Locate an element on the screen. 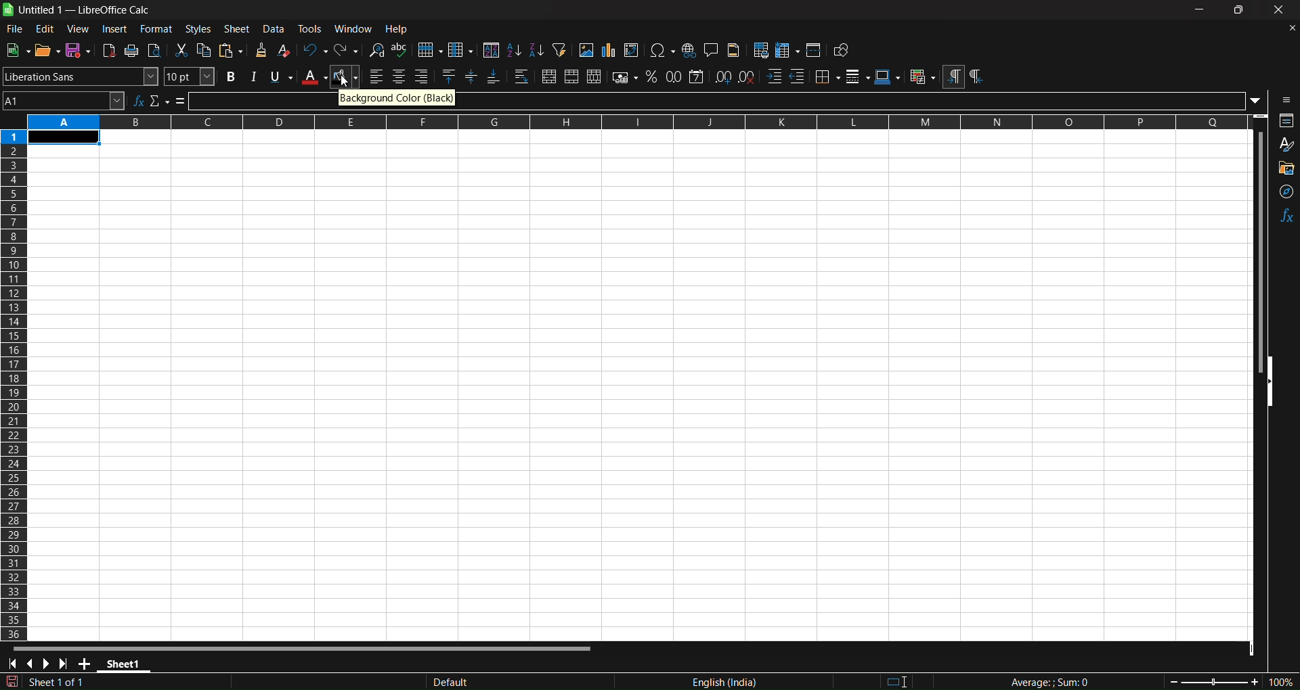  export directly as pdf is located at coordinates (108, 50).